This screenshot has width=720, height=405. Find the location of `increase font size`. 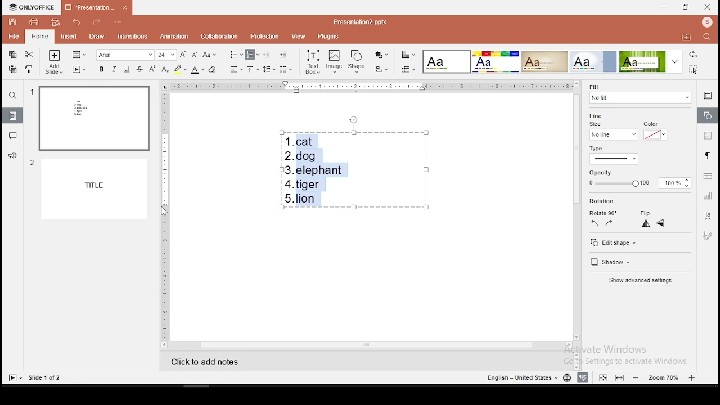

increase font size is located at coordinates (184, 55).